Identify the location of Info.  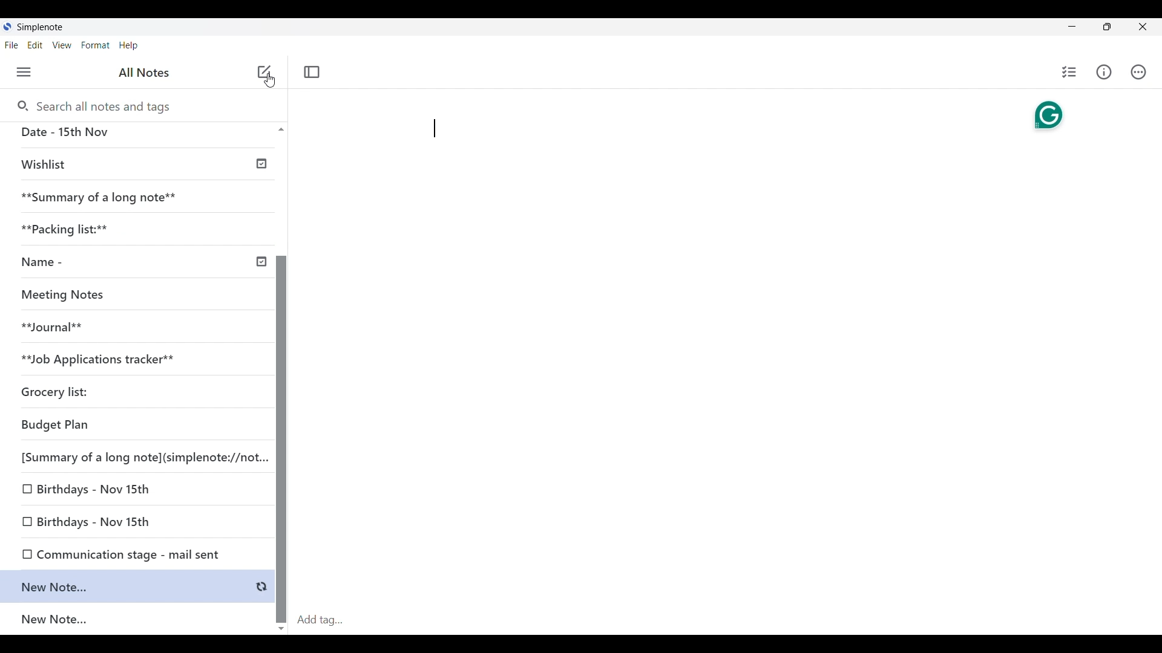
(1104, 72).